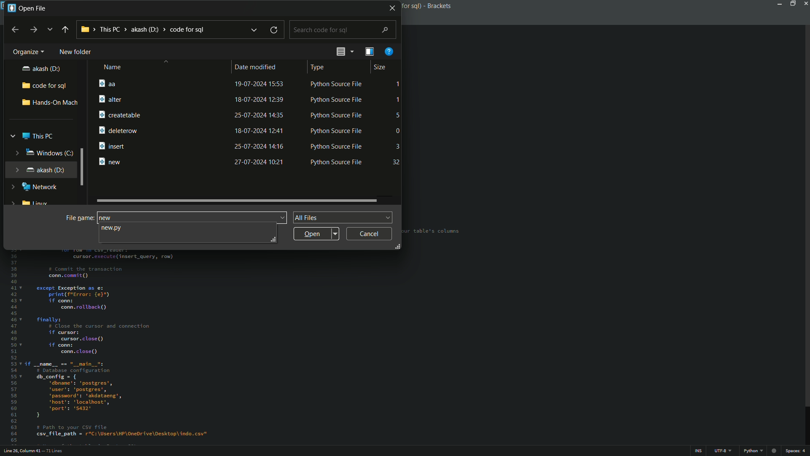 The image size is (810, 456). What do you see at coordinates (37, 171) in the screenshot?
I see `akash(D)` at bounding box center [37, 171].